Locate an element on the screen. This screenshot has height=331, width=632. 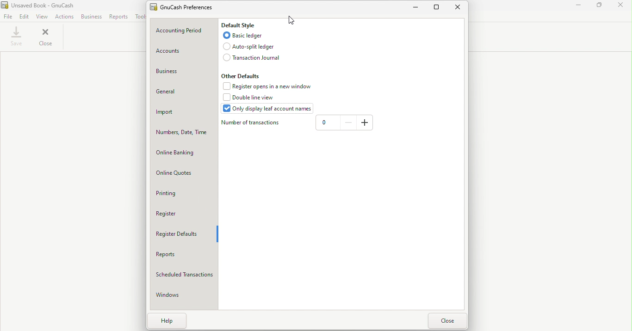
Accounting period is located at coordinates (185, 31).